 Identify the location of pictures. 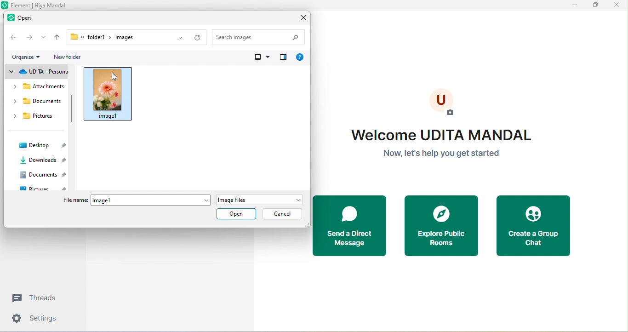
(35, 118).